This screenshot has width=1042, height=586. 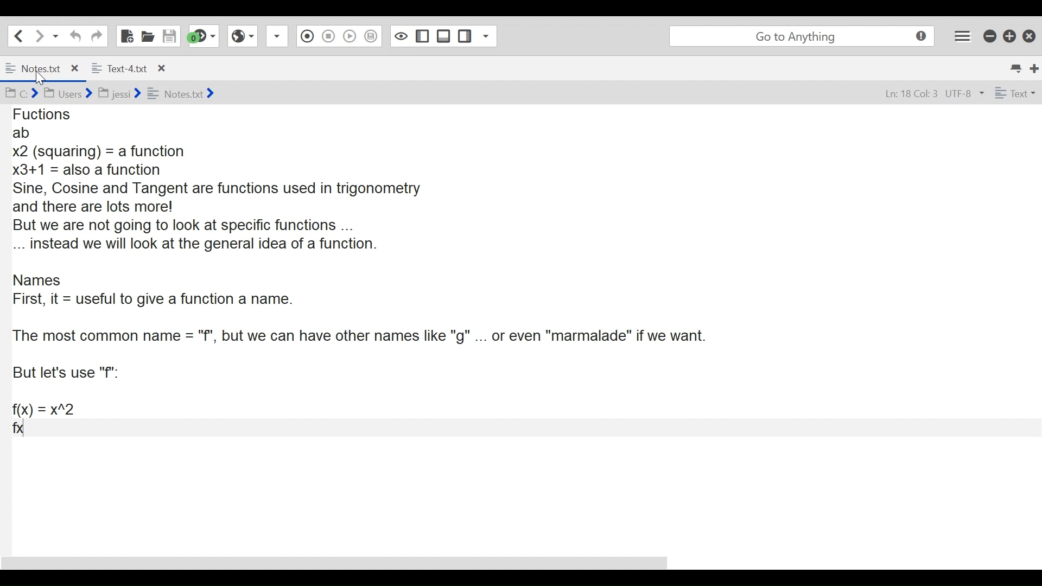 I want to click on Save Macro to Toolbox as Superscript, so click(x=372, y=35).